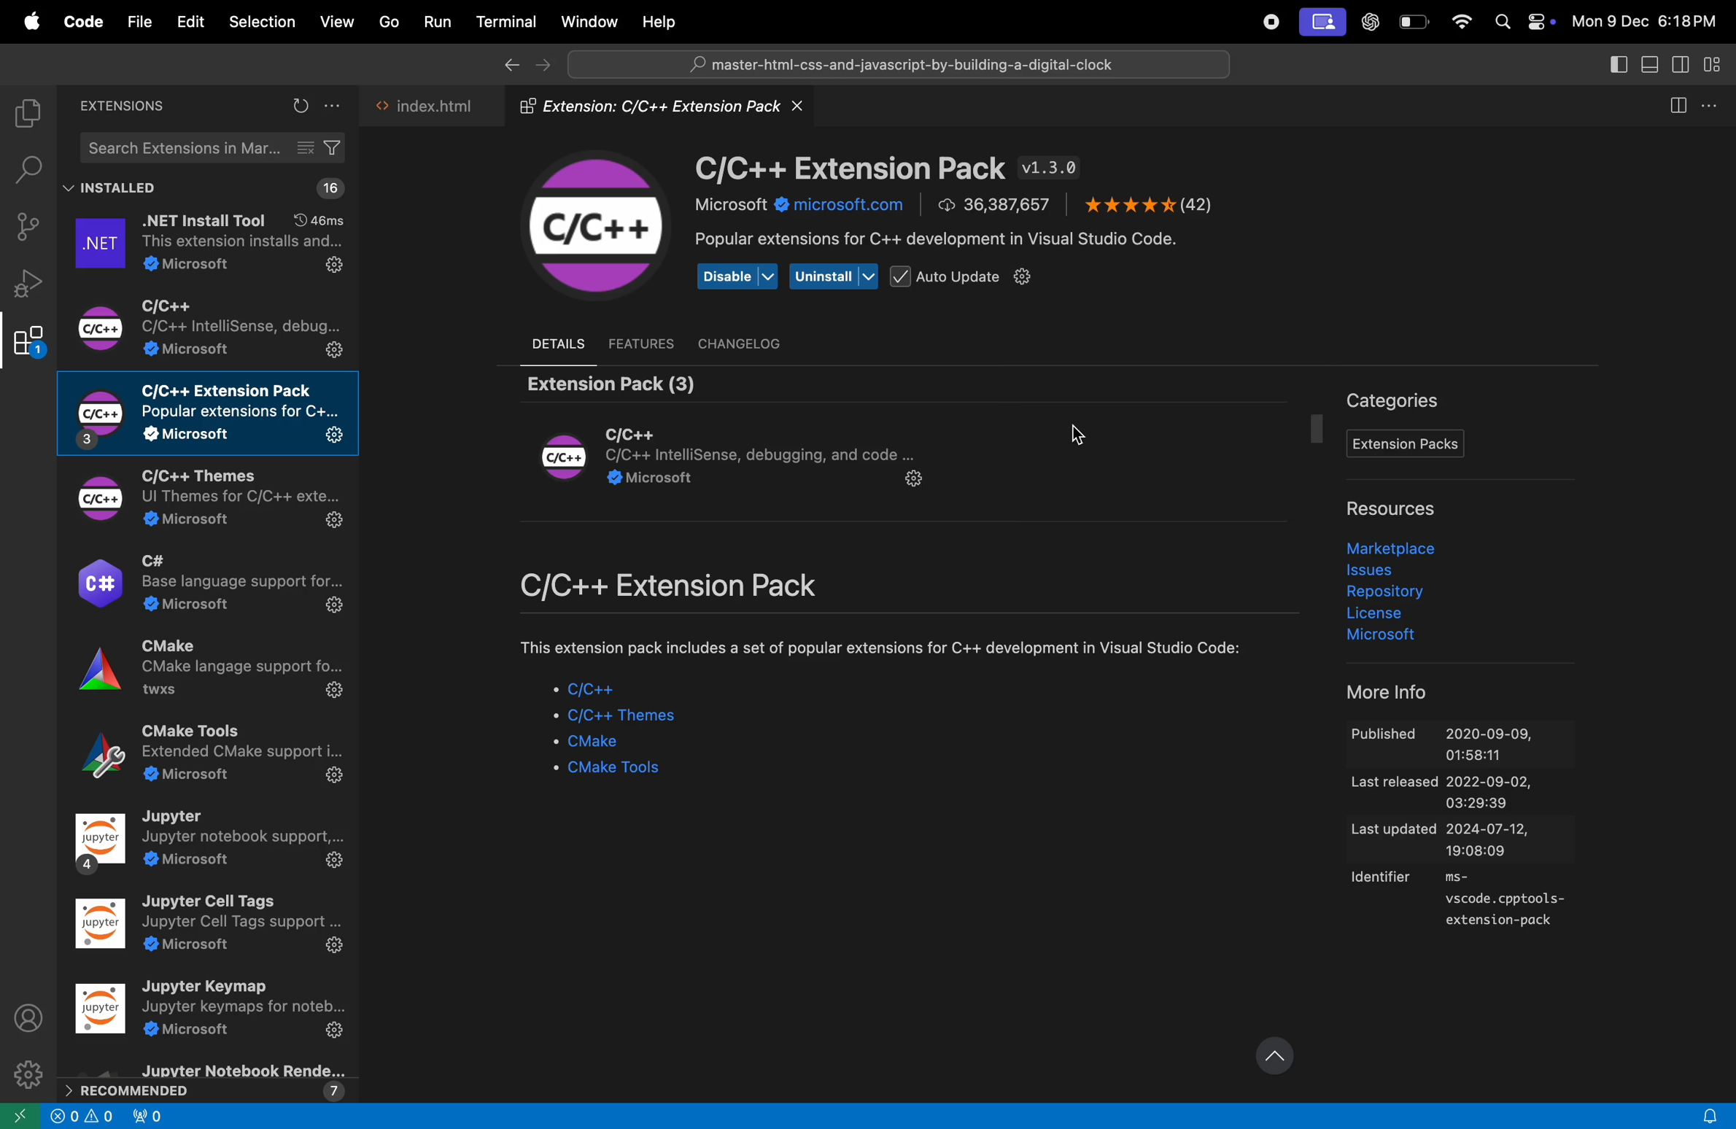 Image resolution: width=1736 pixels, height=1129 pixels. Describe the element at coordinates (1465, 842) in the screenshot. I see `last updated` at that location.